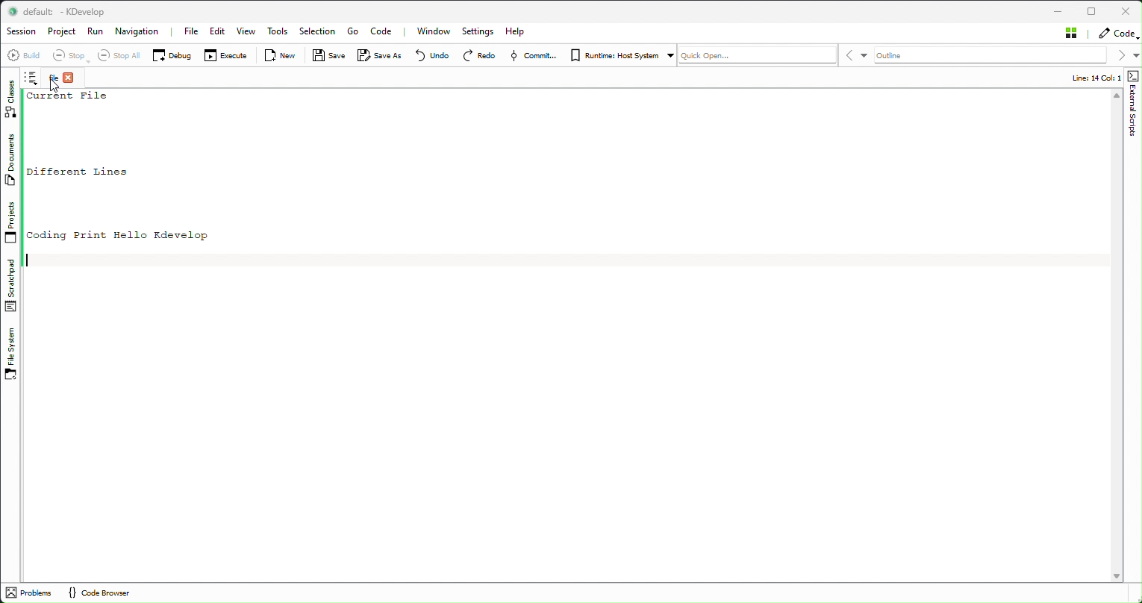 Image resolution: width=1142 pixels, height=603 pixels. What do you see at coordinates (330, 55) in the screenshot?
I see `Save` at bounding box center [330, 55].